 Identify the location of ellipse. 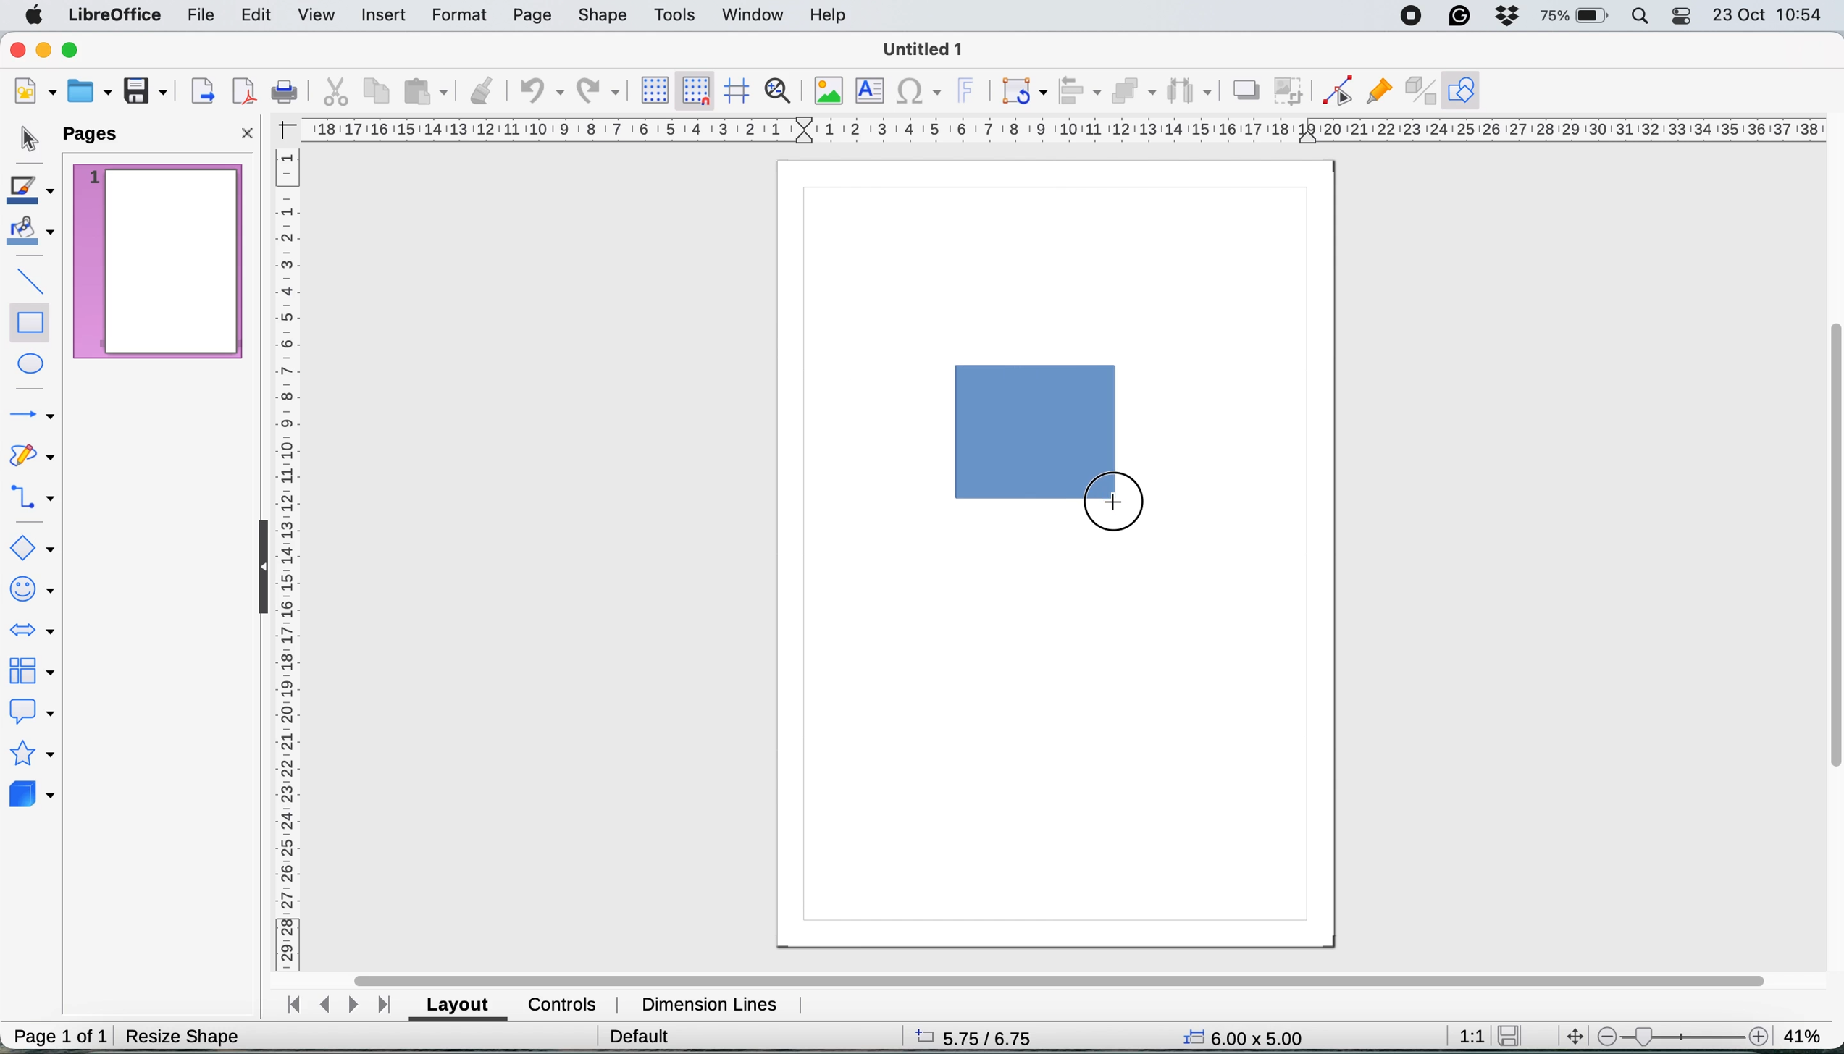
(35, 362).